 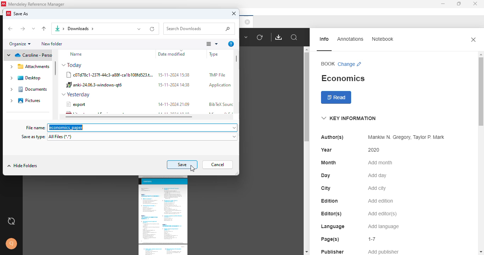 I want to click on day, so click(x=326, y=176).